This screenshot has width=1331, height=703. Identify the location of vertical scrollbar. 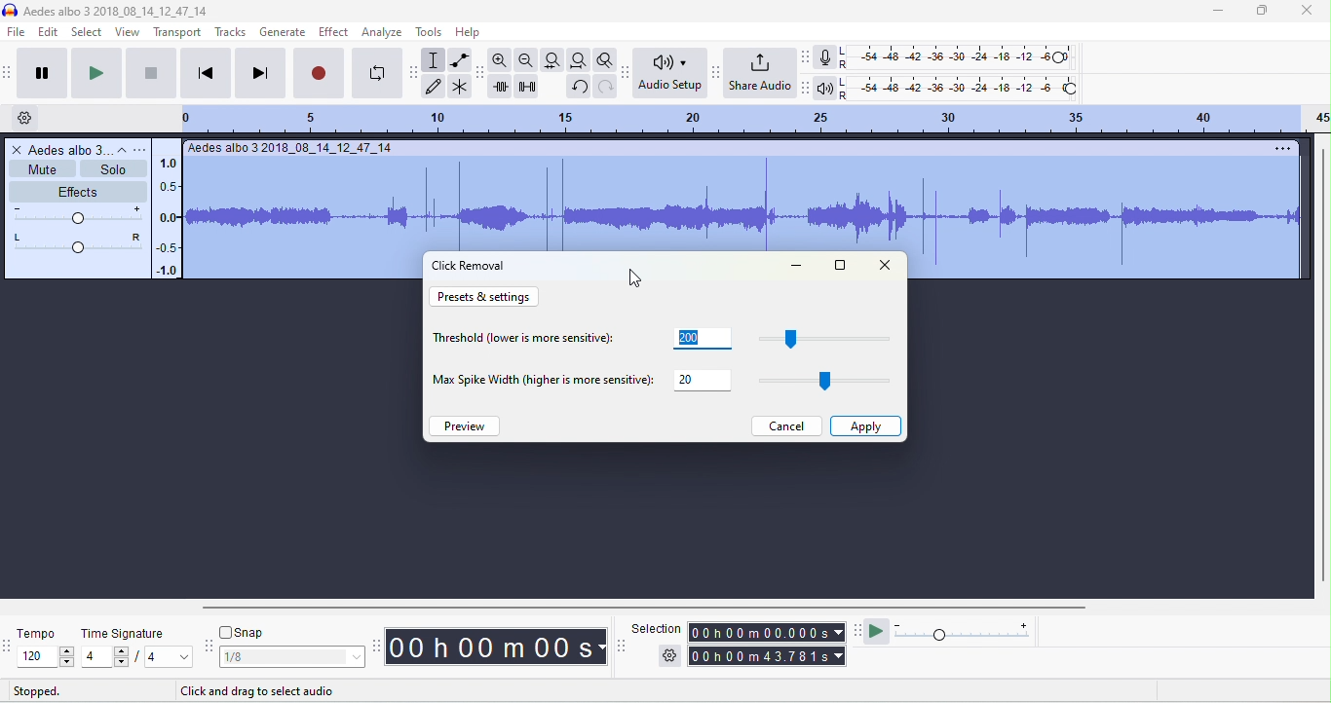
(1322, 365).